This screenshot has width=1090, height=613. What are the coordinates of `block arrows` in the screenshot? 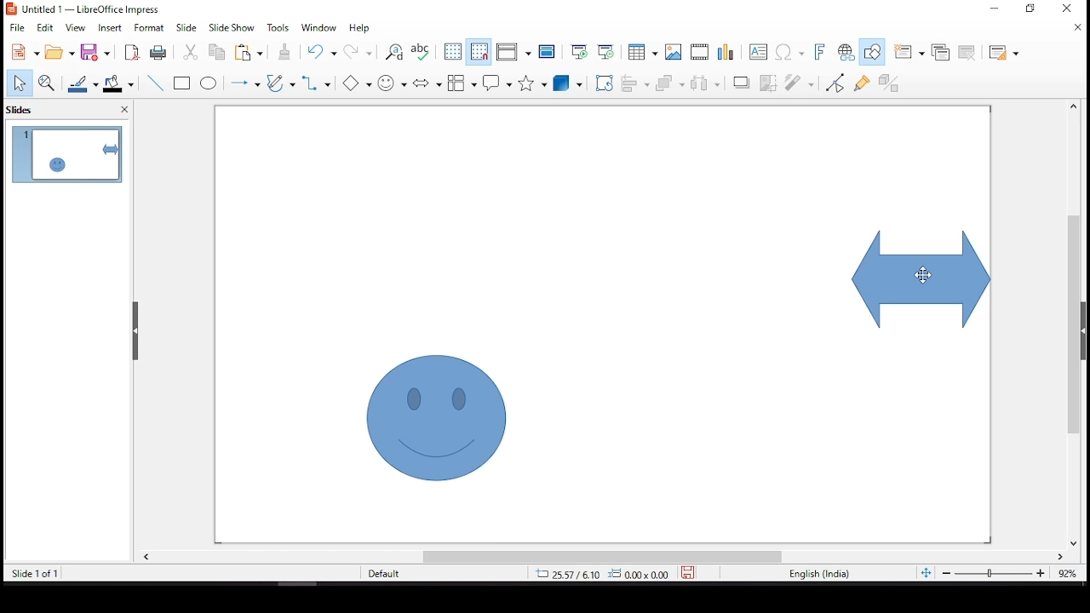 It's located at (427, 84).